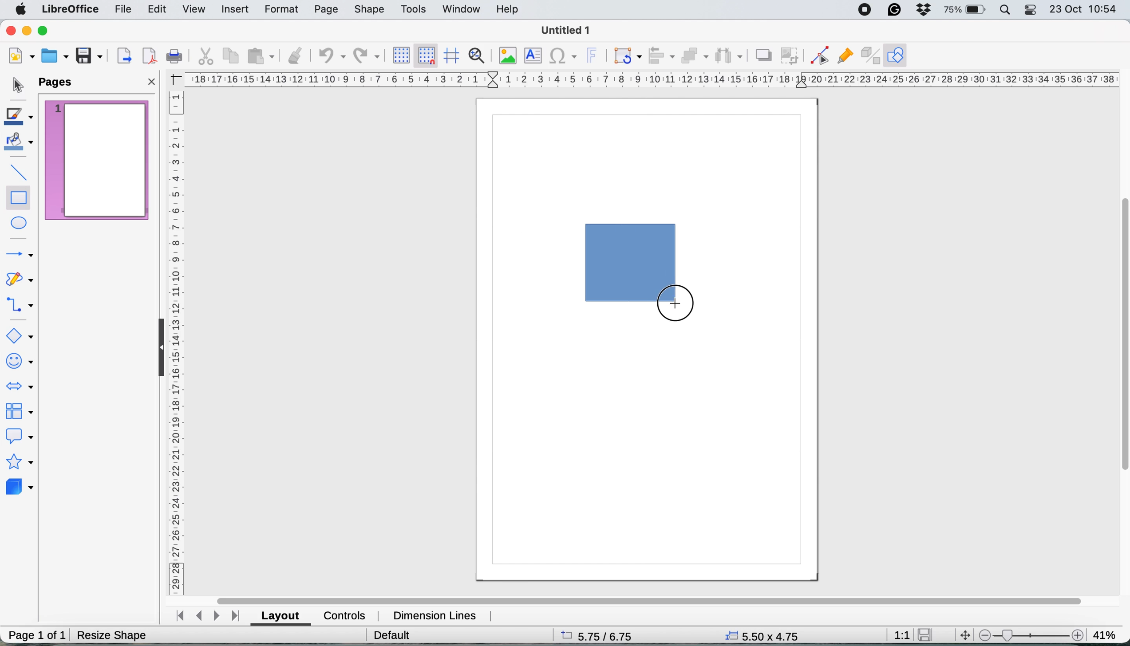 The width and height of the screenshot is (1130, 646). I want to click on shape, so click(370, 10).